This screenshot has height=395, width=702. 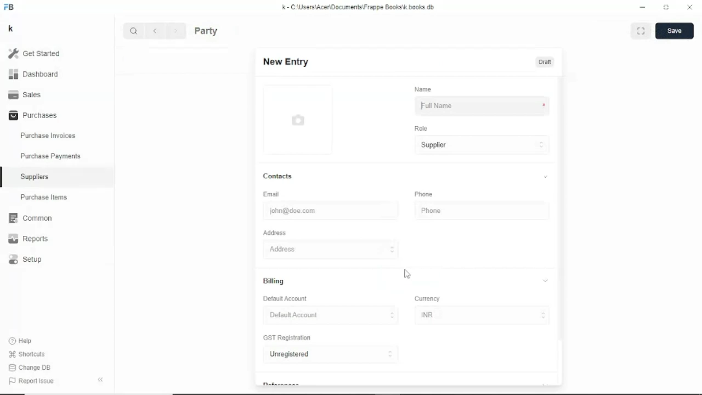 I want to click on INR, so click(x=482, y=317).